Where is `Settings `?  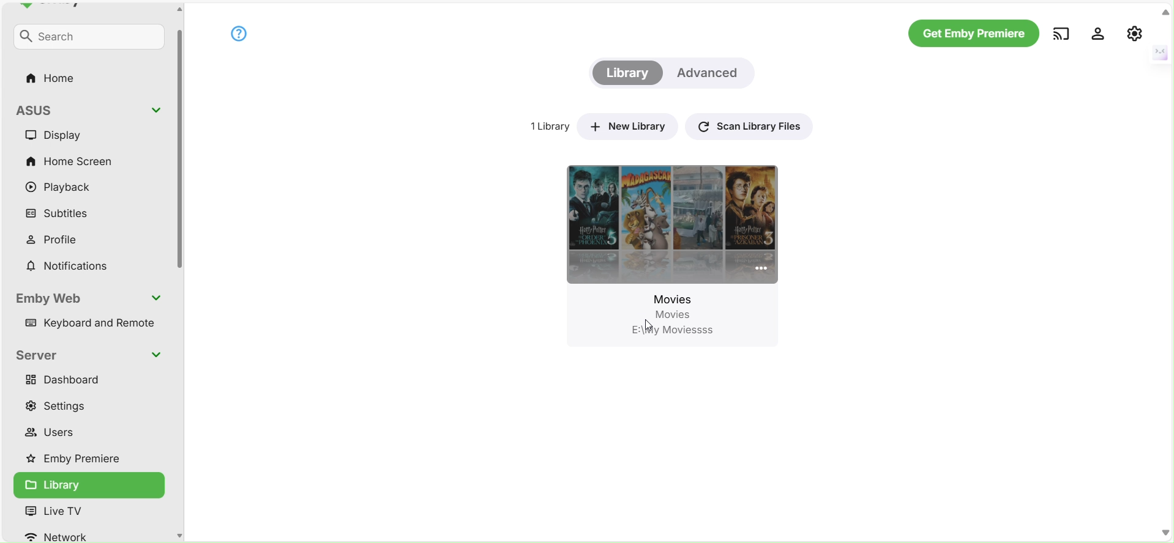 Settings  is located at coordinates (1098, 32).